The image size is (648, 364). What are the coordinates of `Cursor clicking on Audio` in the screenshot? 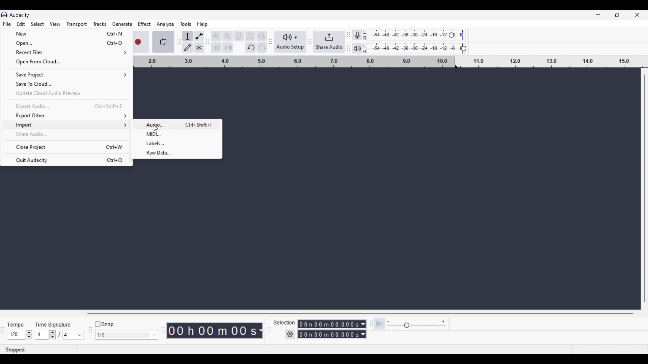 It's located at (156, 128).